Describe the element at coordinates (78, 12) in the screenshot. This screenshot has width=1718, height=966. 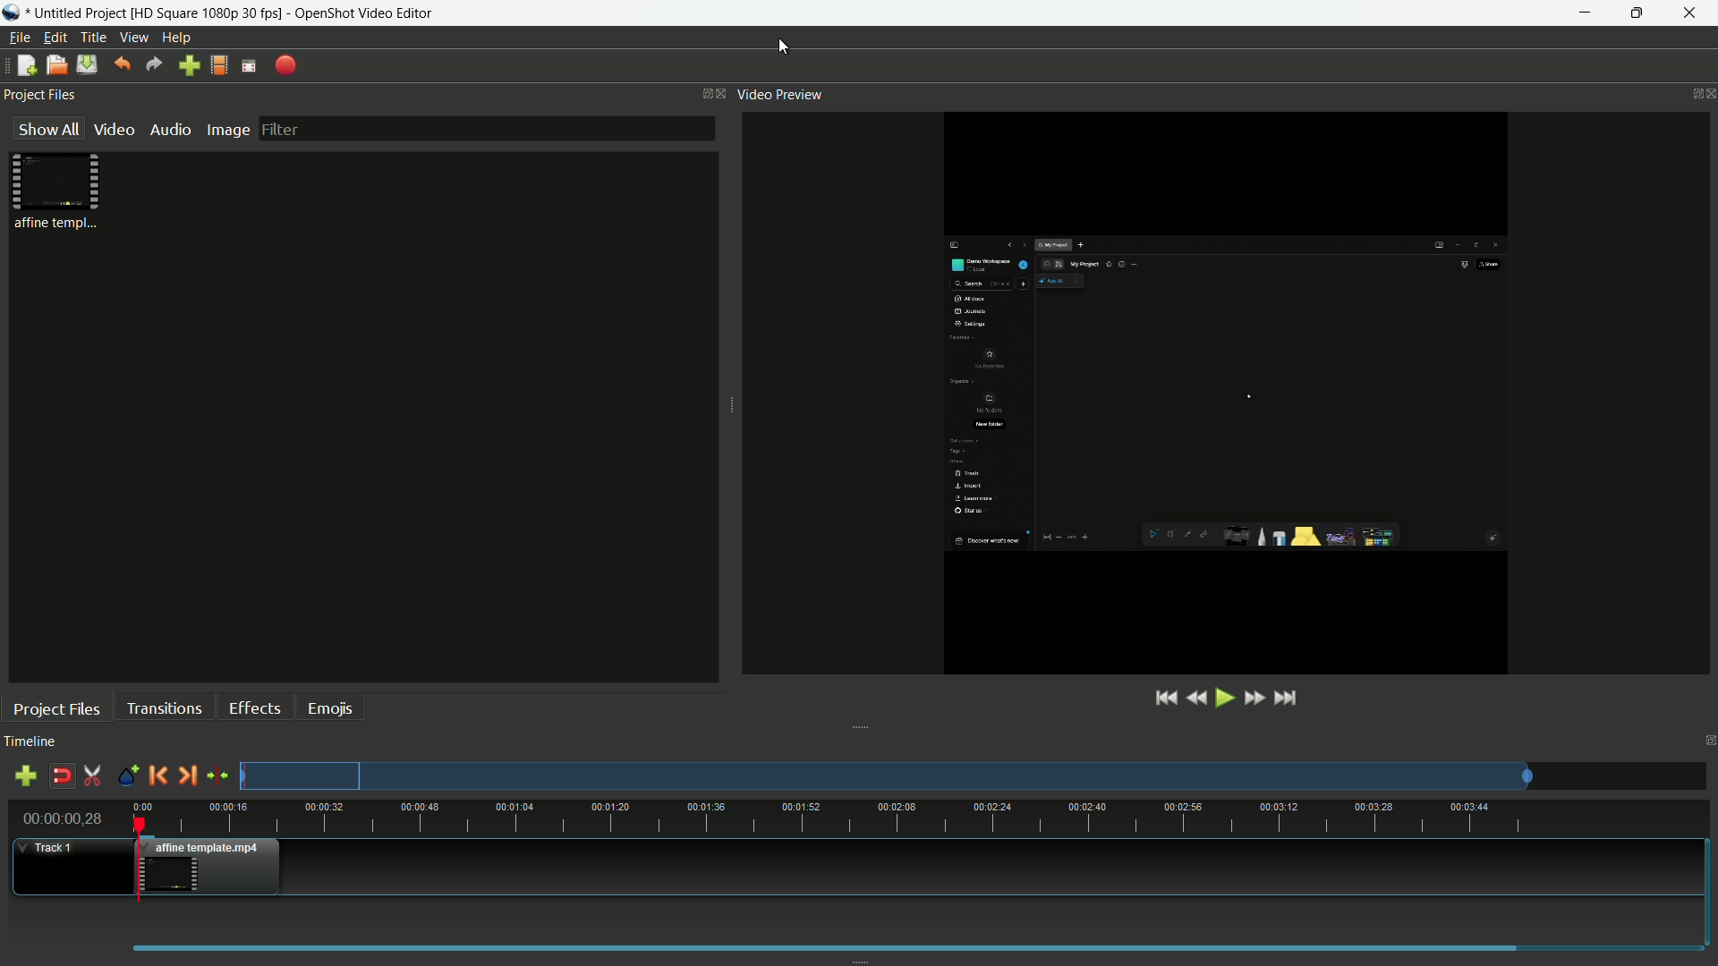
I see `project name` at that location.